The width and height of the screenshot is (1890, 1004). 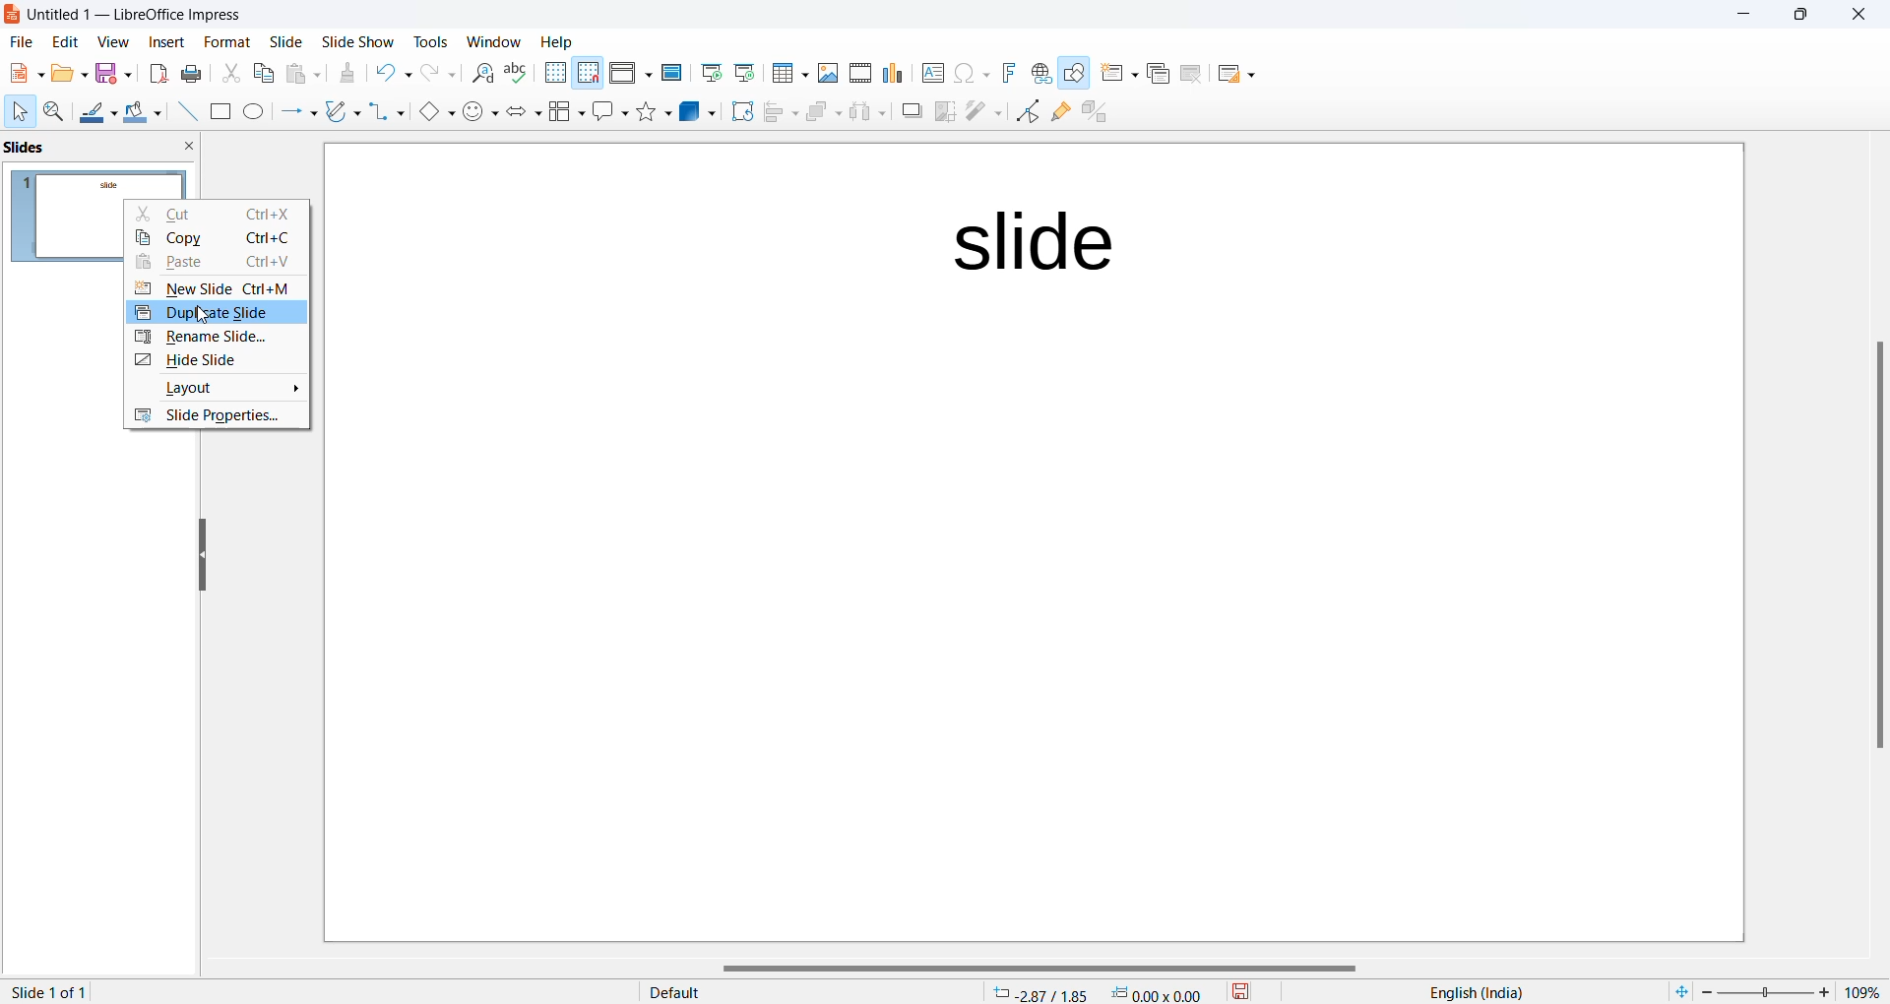 What do you see at coordinates (427, 39) in the screenshot?
I see `Tools` at bounding box center [427, 39].